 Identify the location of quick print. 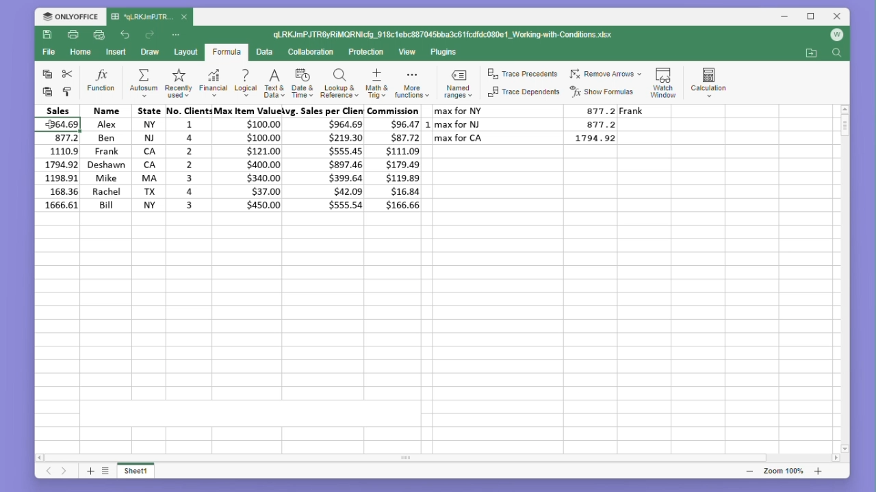
(97, 34).